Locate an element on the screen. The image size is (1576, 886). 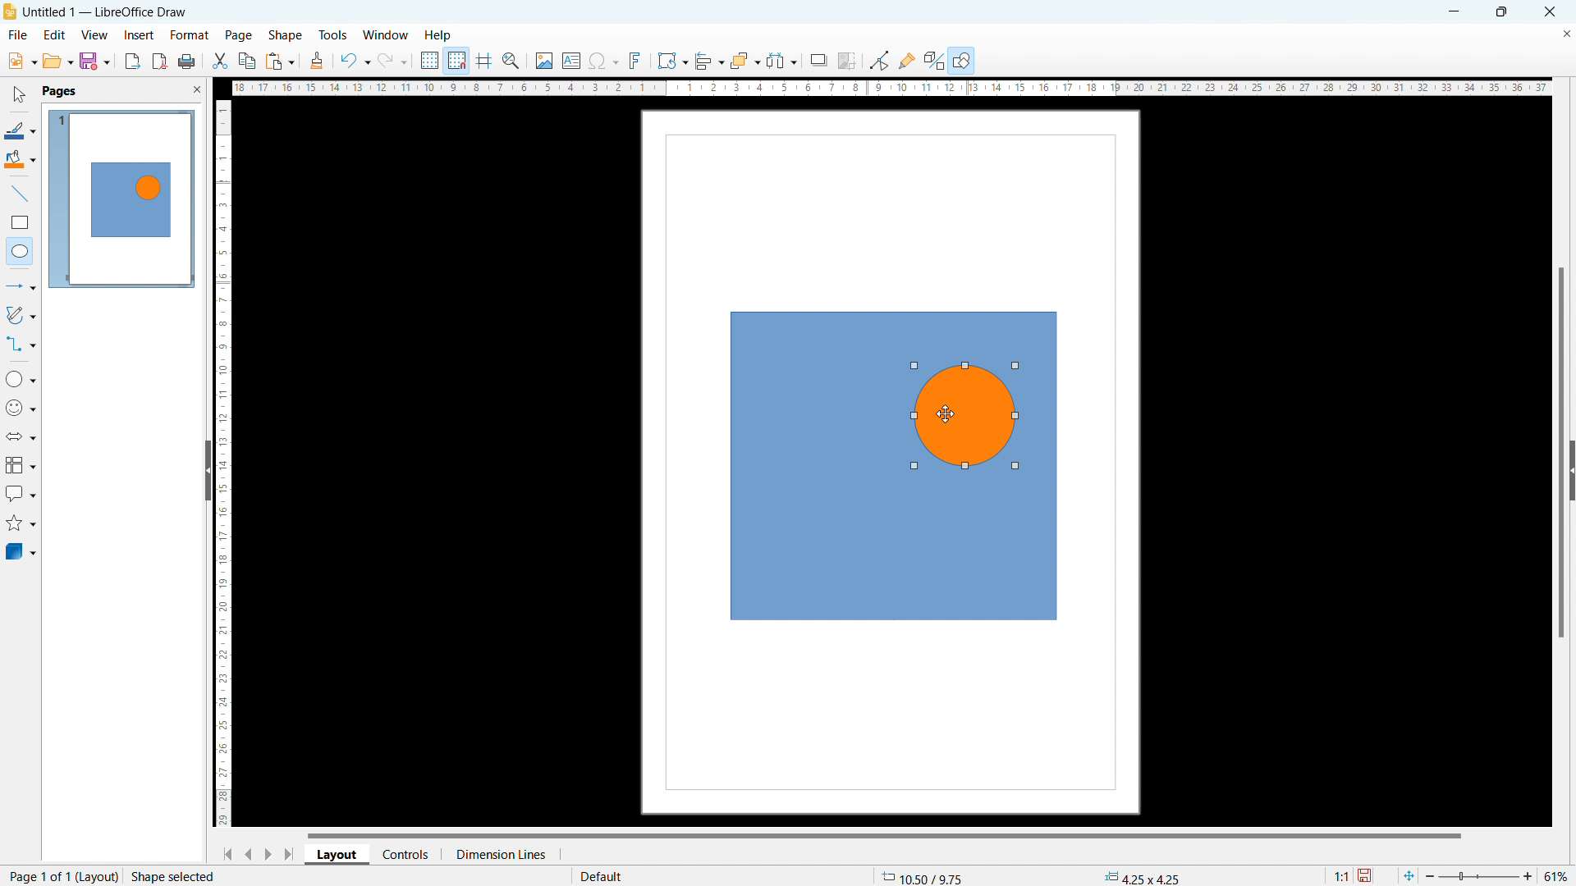
minimize is located at coordinates (1452, 11).